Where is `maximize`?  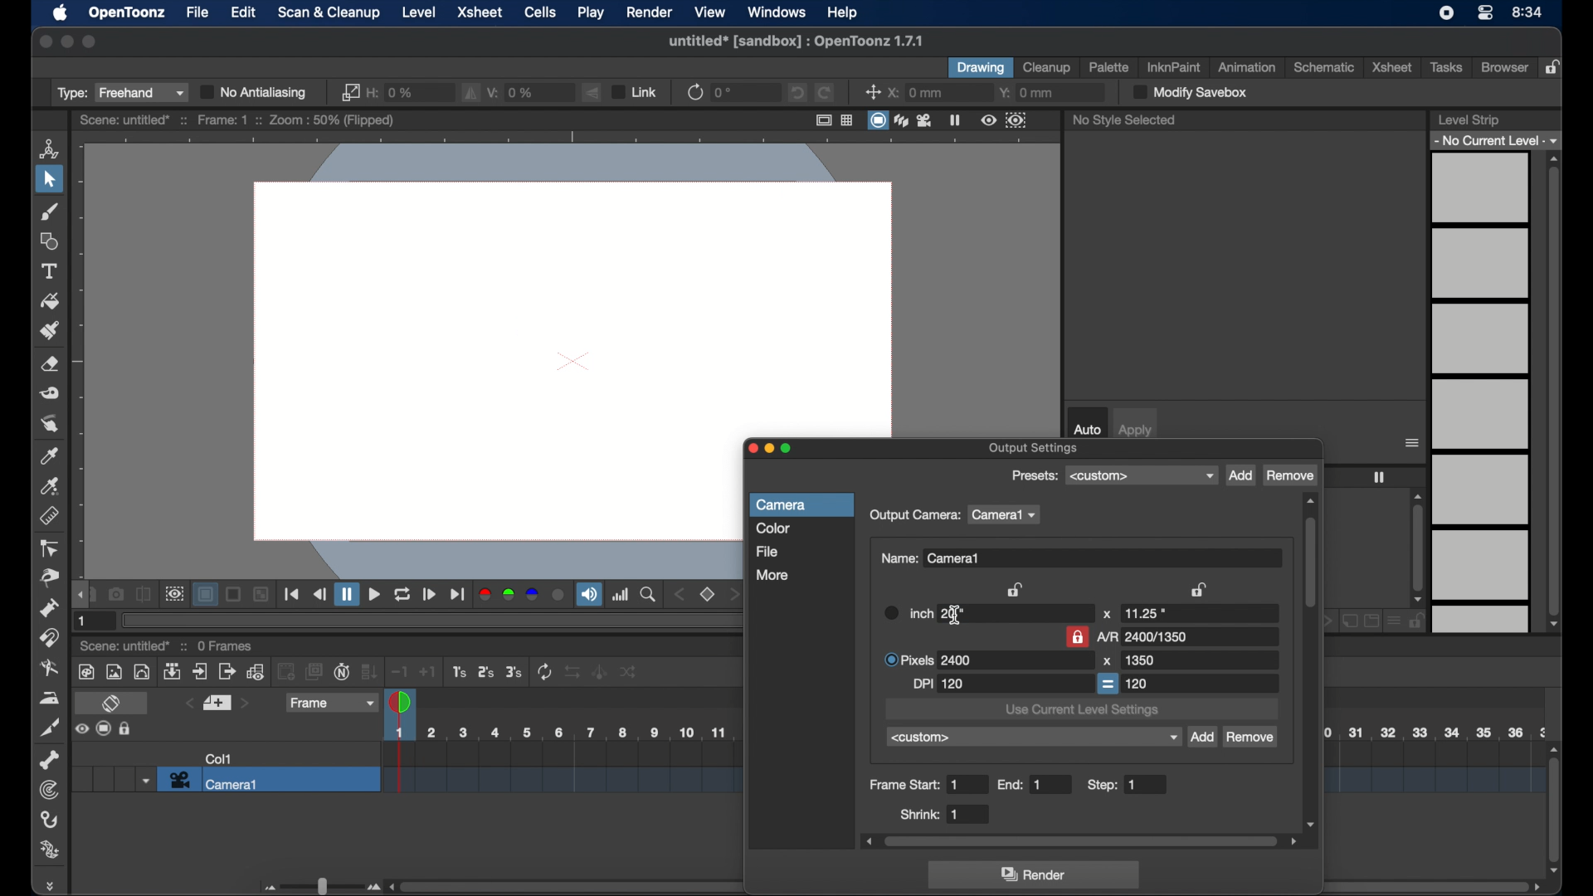 maximize is located at coordinates (90, 41).